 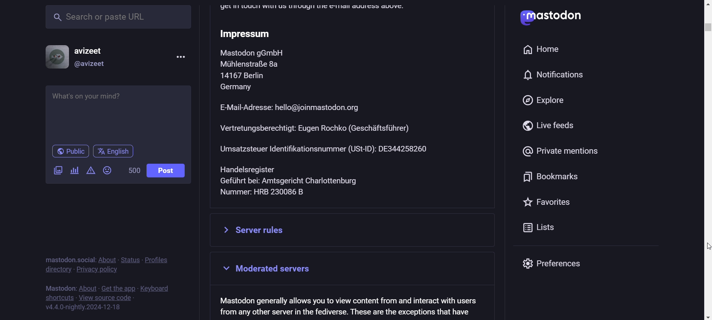 I want to click on Scroll Up, so click(x=703, y=4).